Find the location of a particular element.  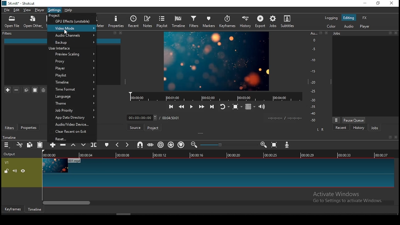

close window is located at coordinates (391, 3).